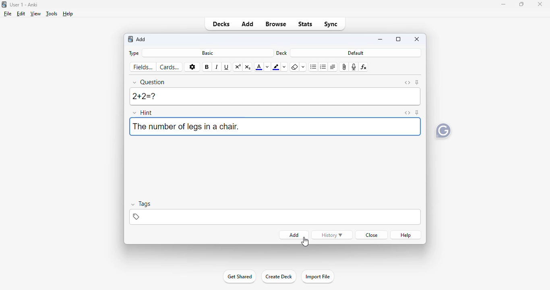  I want to click on select formatting to remove, so click(304, 67).